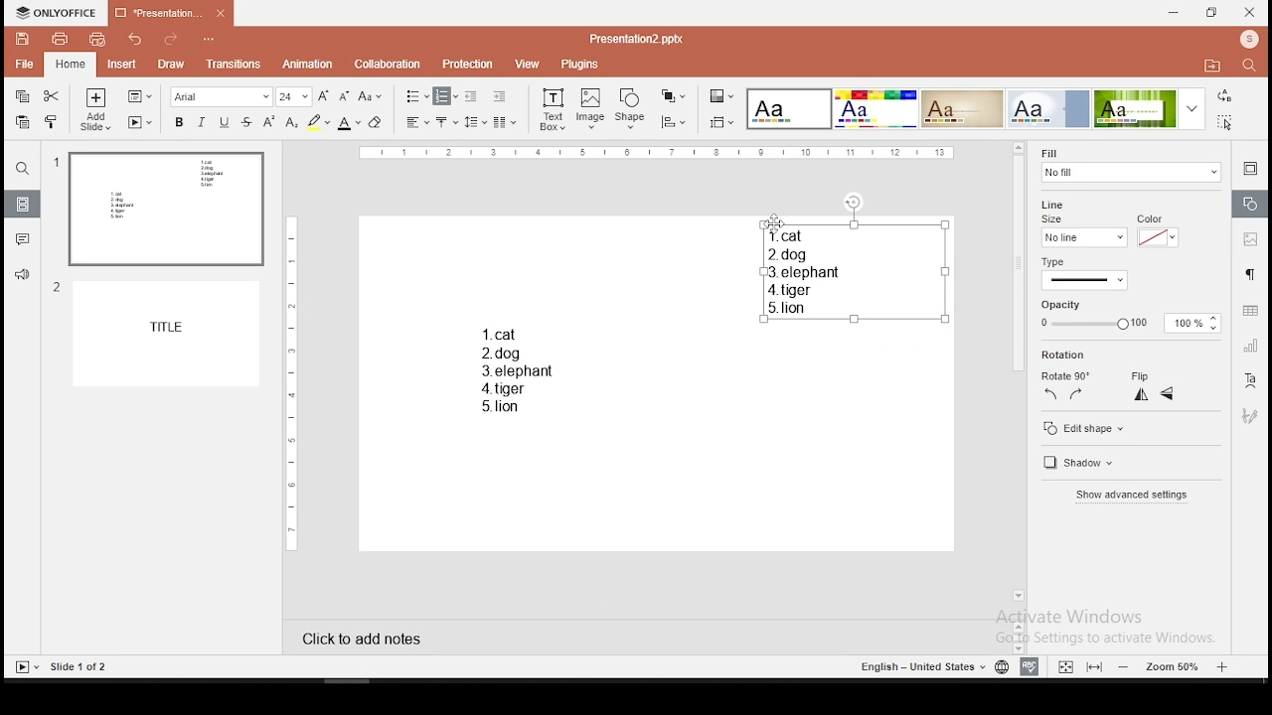  I want to click on increase indent, so click(500, 95).